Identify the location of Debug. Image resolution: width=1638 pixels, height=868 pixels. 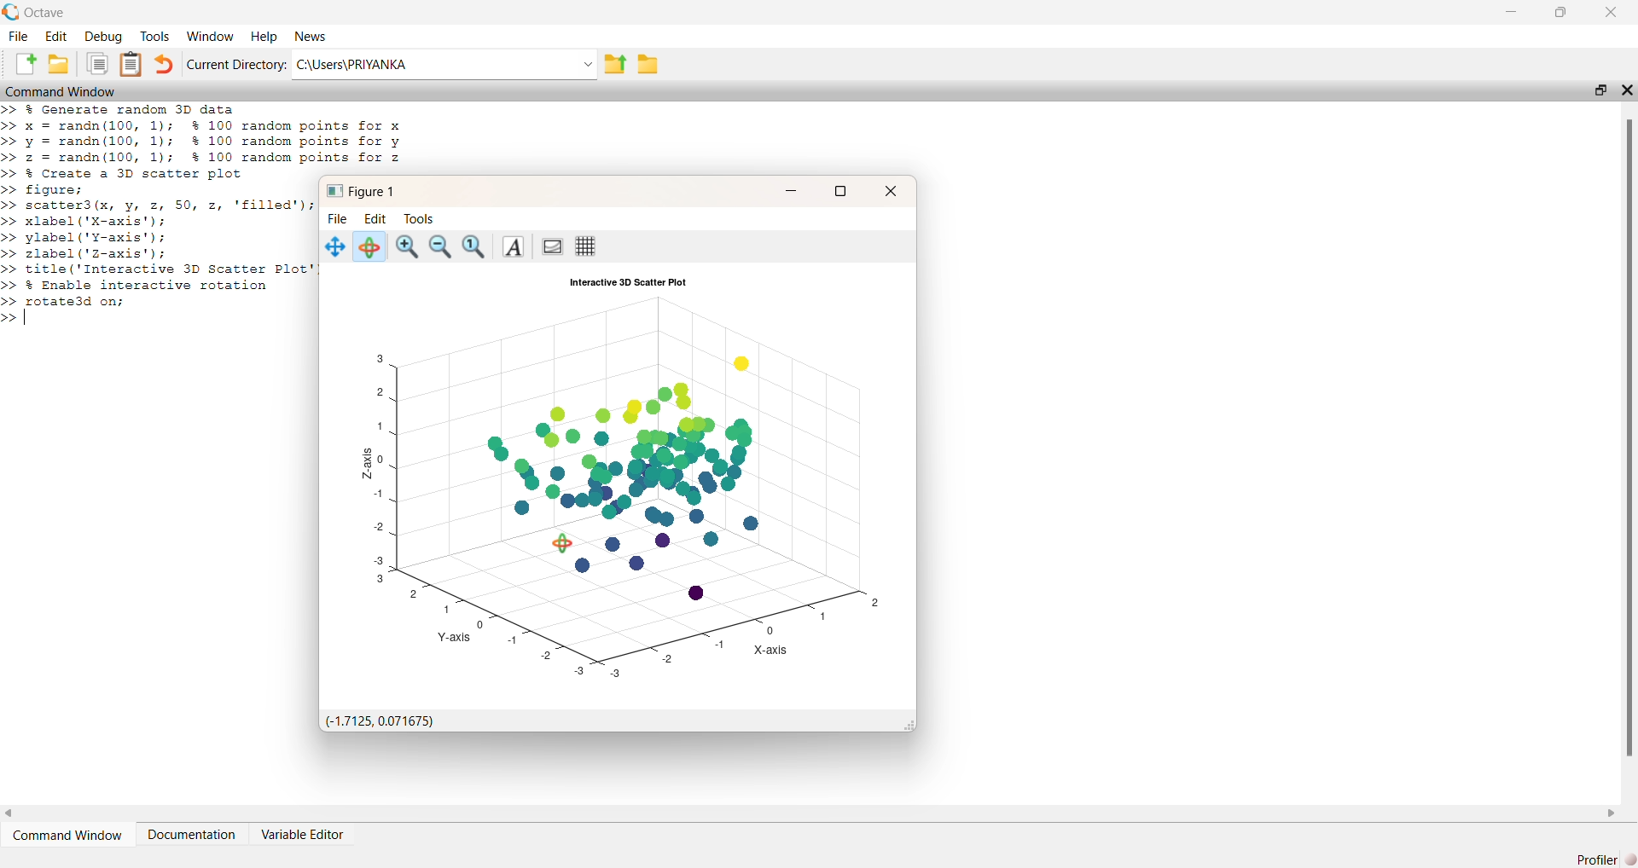
(104, 37).